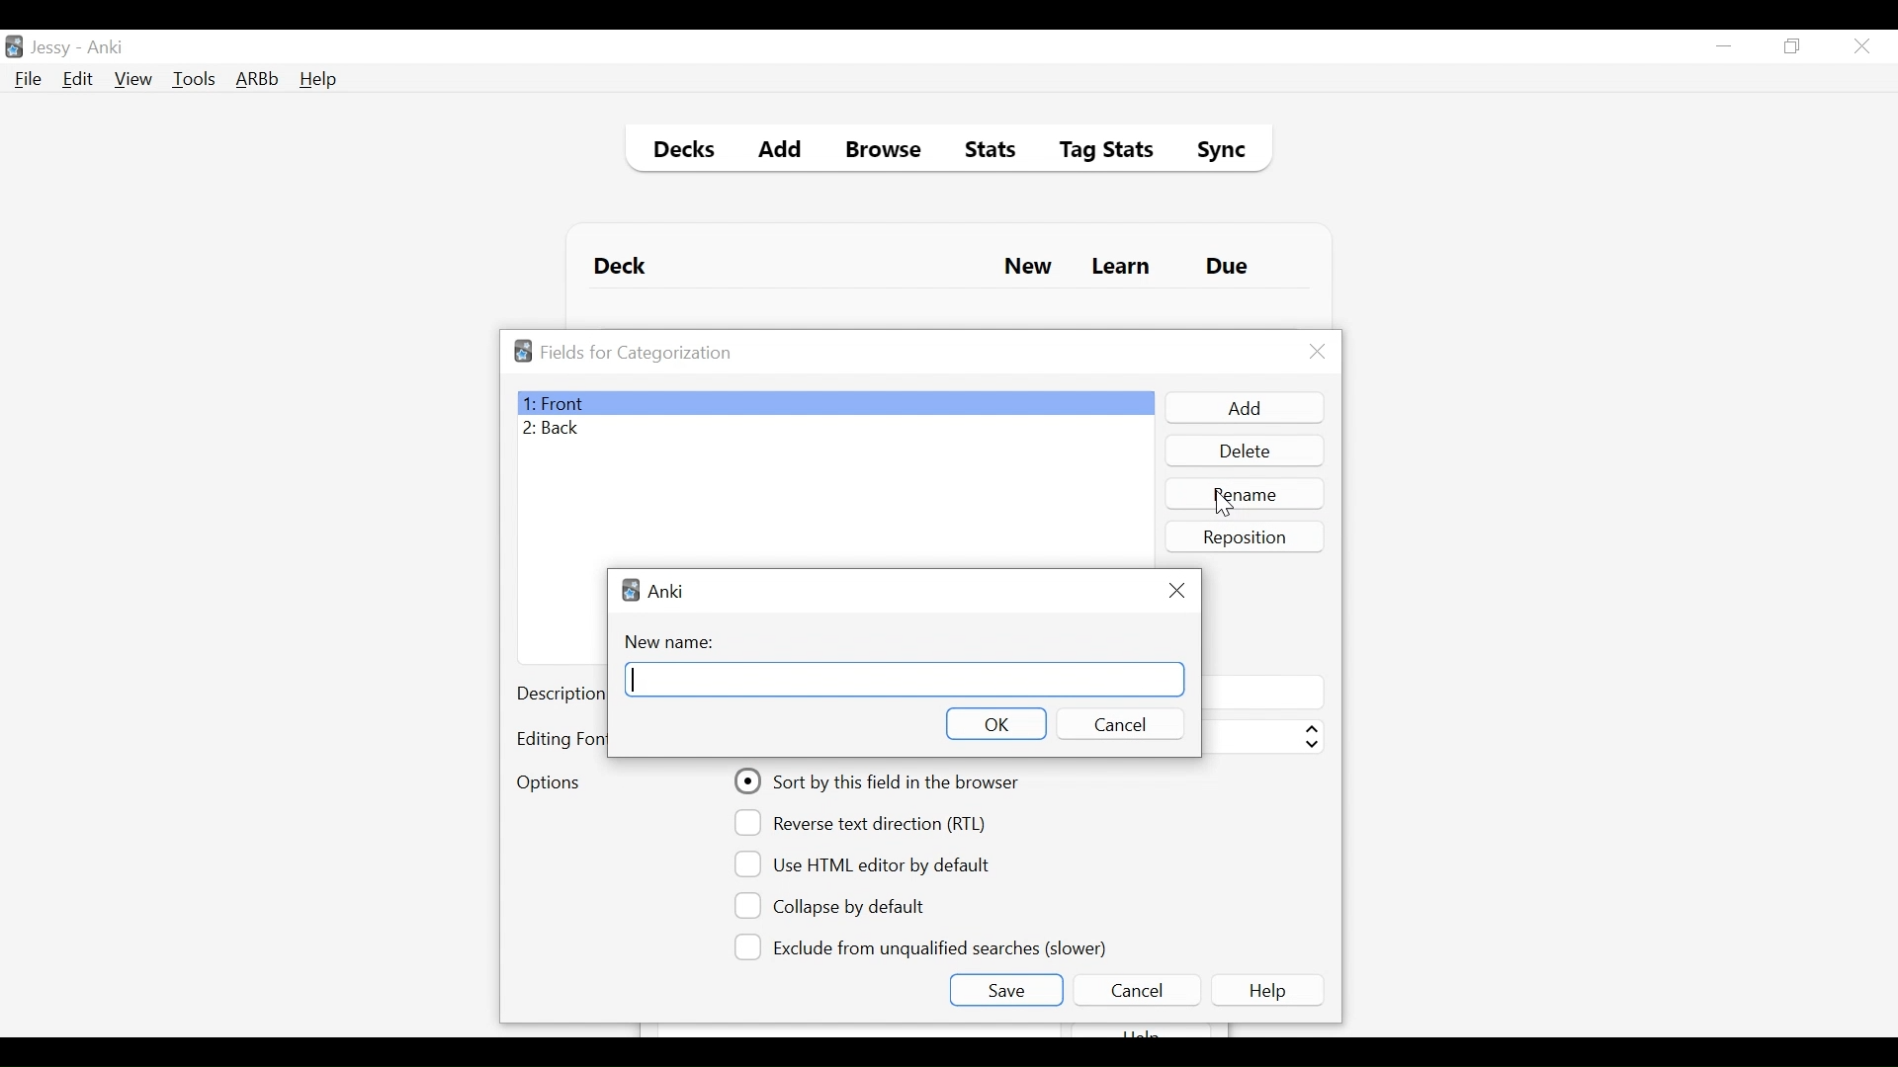 The width and height of the screenshot is (1898, 1067). What do you see at coordinates (548, 784) in the screenshot?
I see `Options` at bounding box center [548, 784].